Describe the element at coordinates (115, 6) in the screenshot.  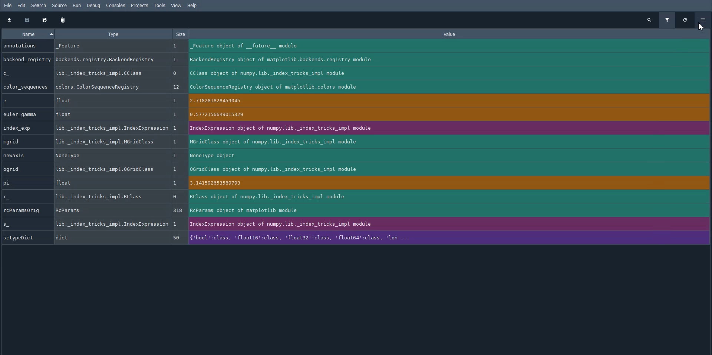
I see `Consoles` at that location.